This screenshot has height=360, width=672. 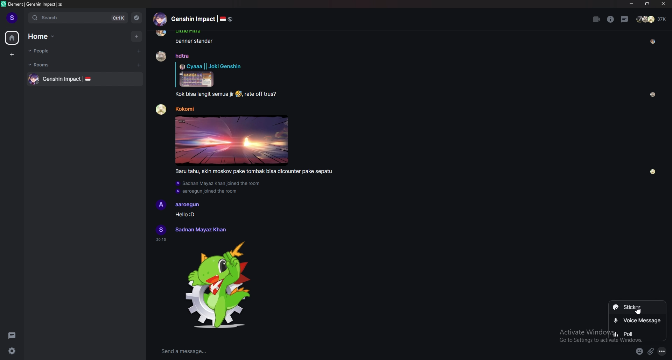 What do you see at coordinates (652, 19) in the screenshot?
I see `people` at bounding box center [652, 19].